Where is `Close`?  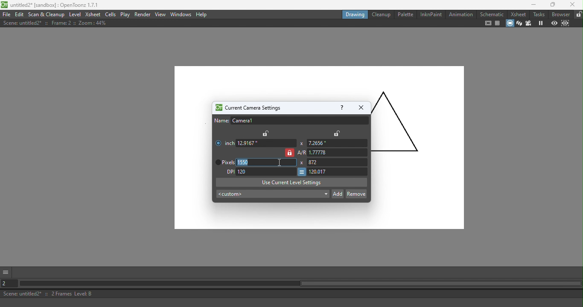 Close is located at coordinates (361, 107).